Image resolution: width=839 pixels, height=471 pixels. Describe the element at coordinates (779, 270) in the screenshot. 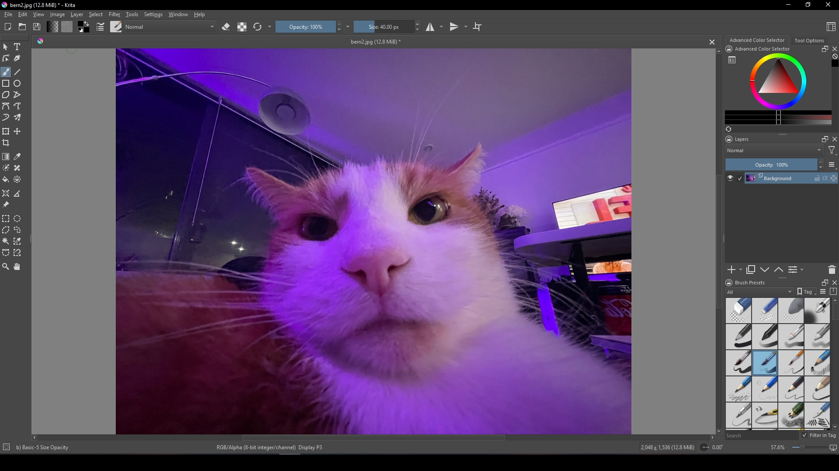

I see `Move layer down` at that location.